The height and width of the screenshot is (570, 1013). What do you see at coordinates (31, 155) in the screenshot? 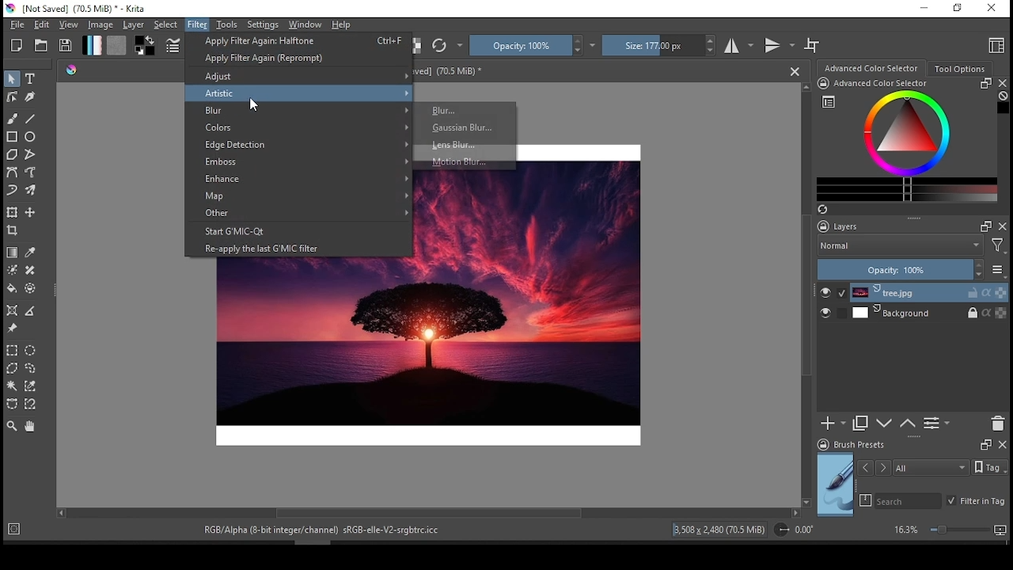
I see `polyline tool` at bounding box center [31, 155].